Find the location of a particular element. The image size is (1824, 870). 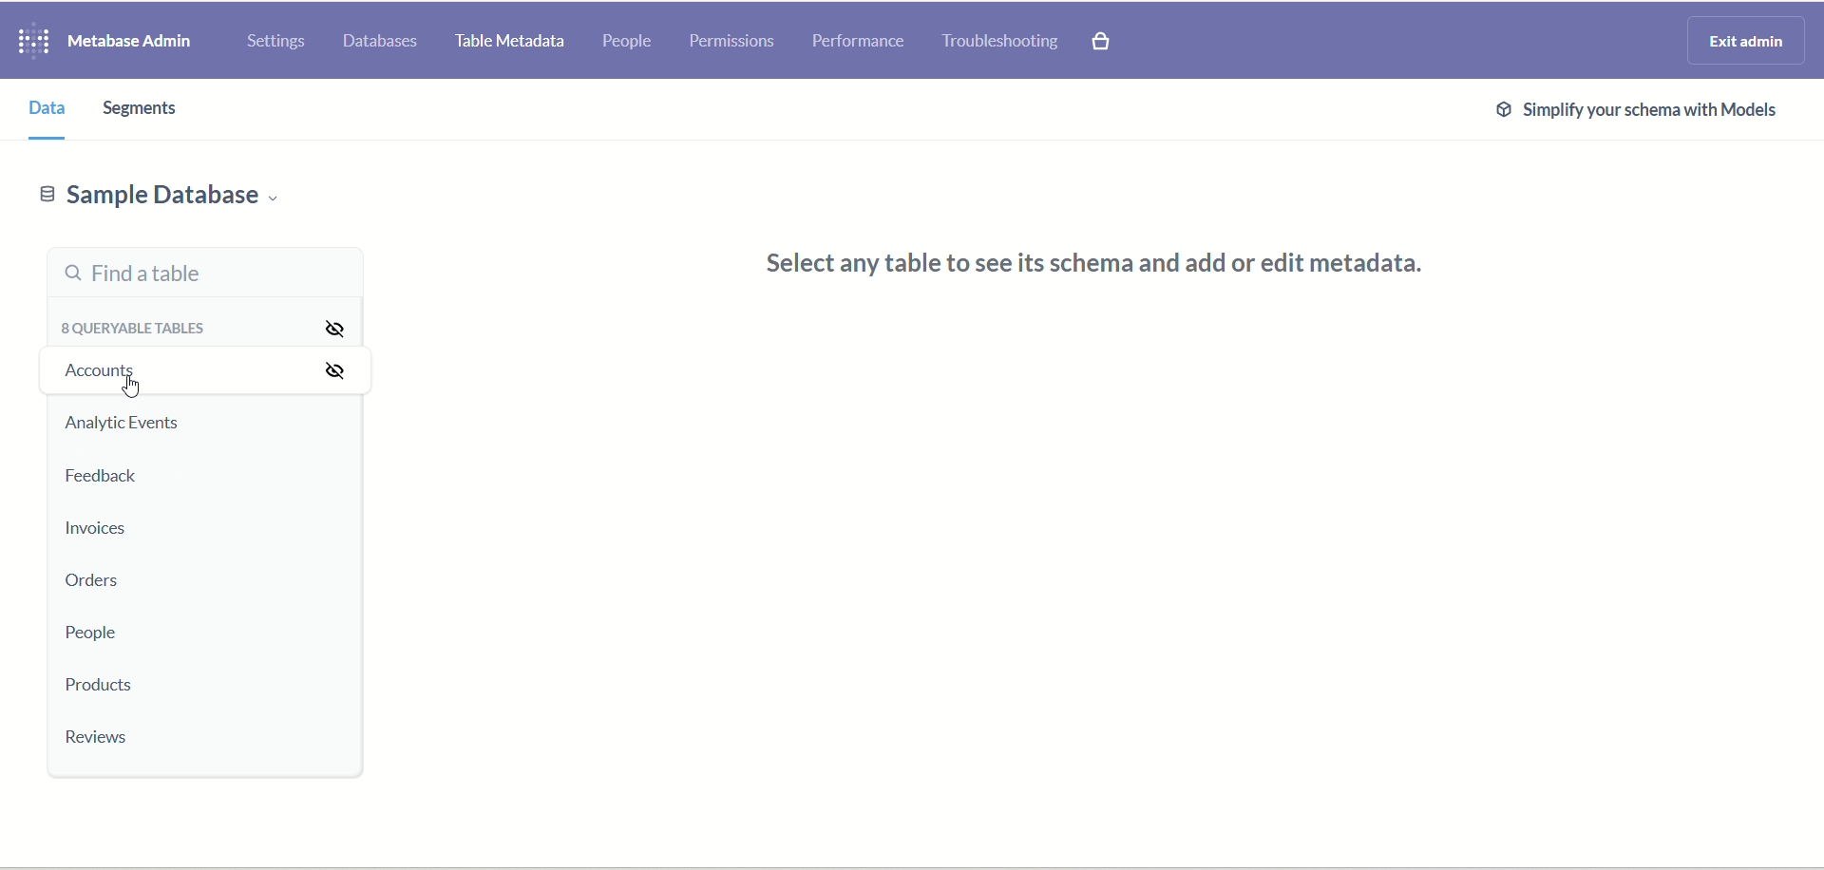

troubleshooting is located at coordinates (1005, 44).